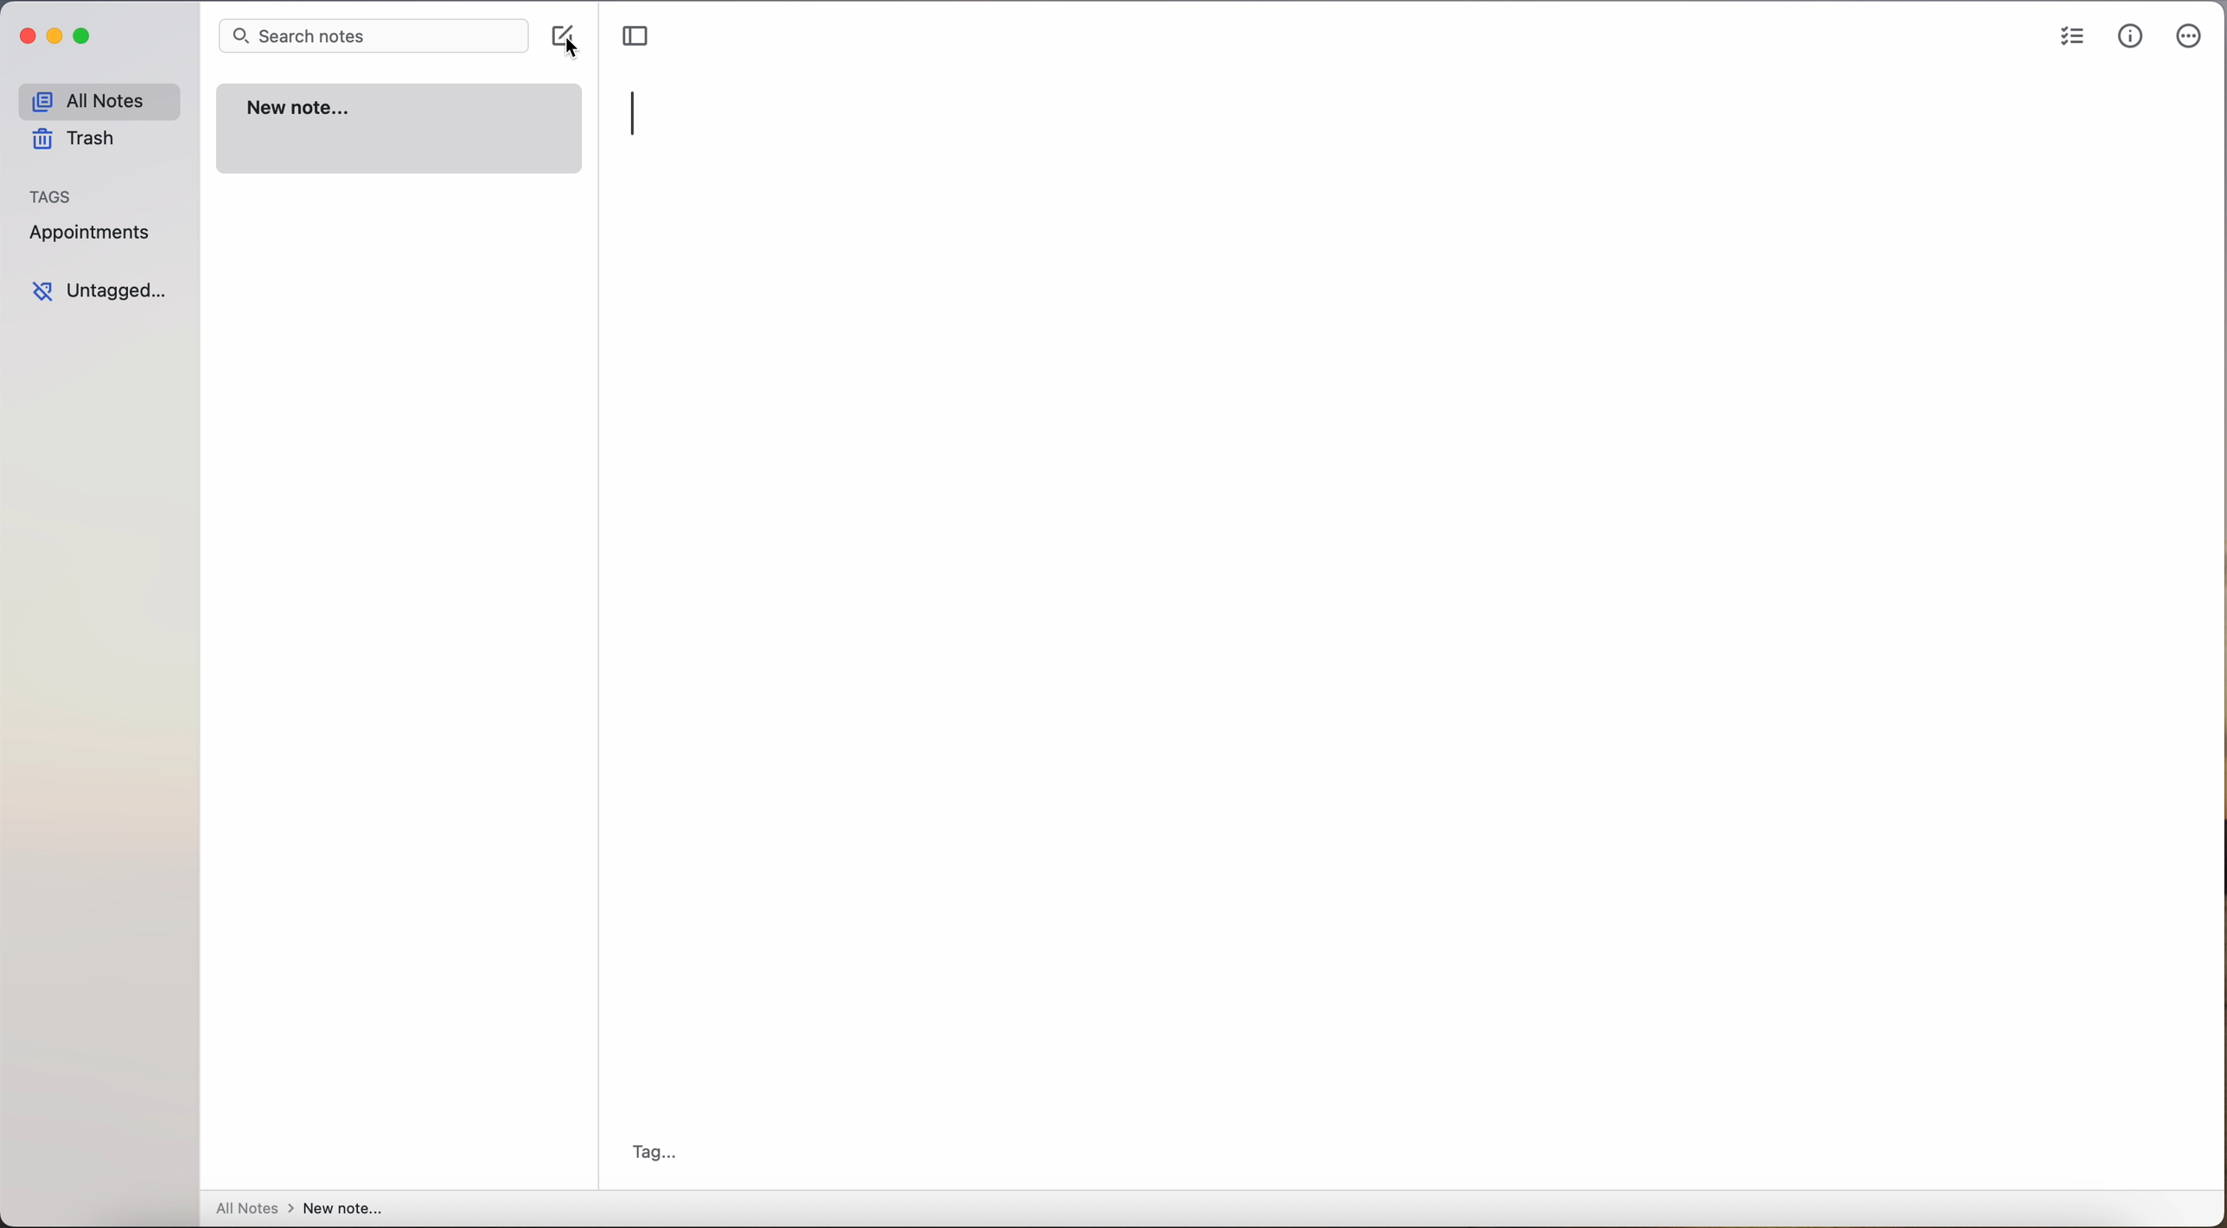 The image size is (2227, 1228). I want to click on toggle sidebar, so click(635, 37).